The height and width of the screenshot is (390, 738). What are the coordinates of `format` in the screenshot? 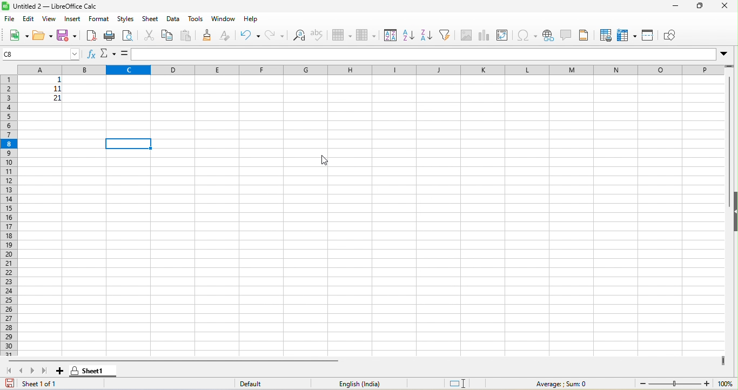 It's located at (99, 19).